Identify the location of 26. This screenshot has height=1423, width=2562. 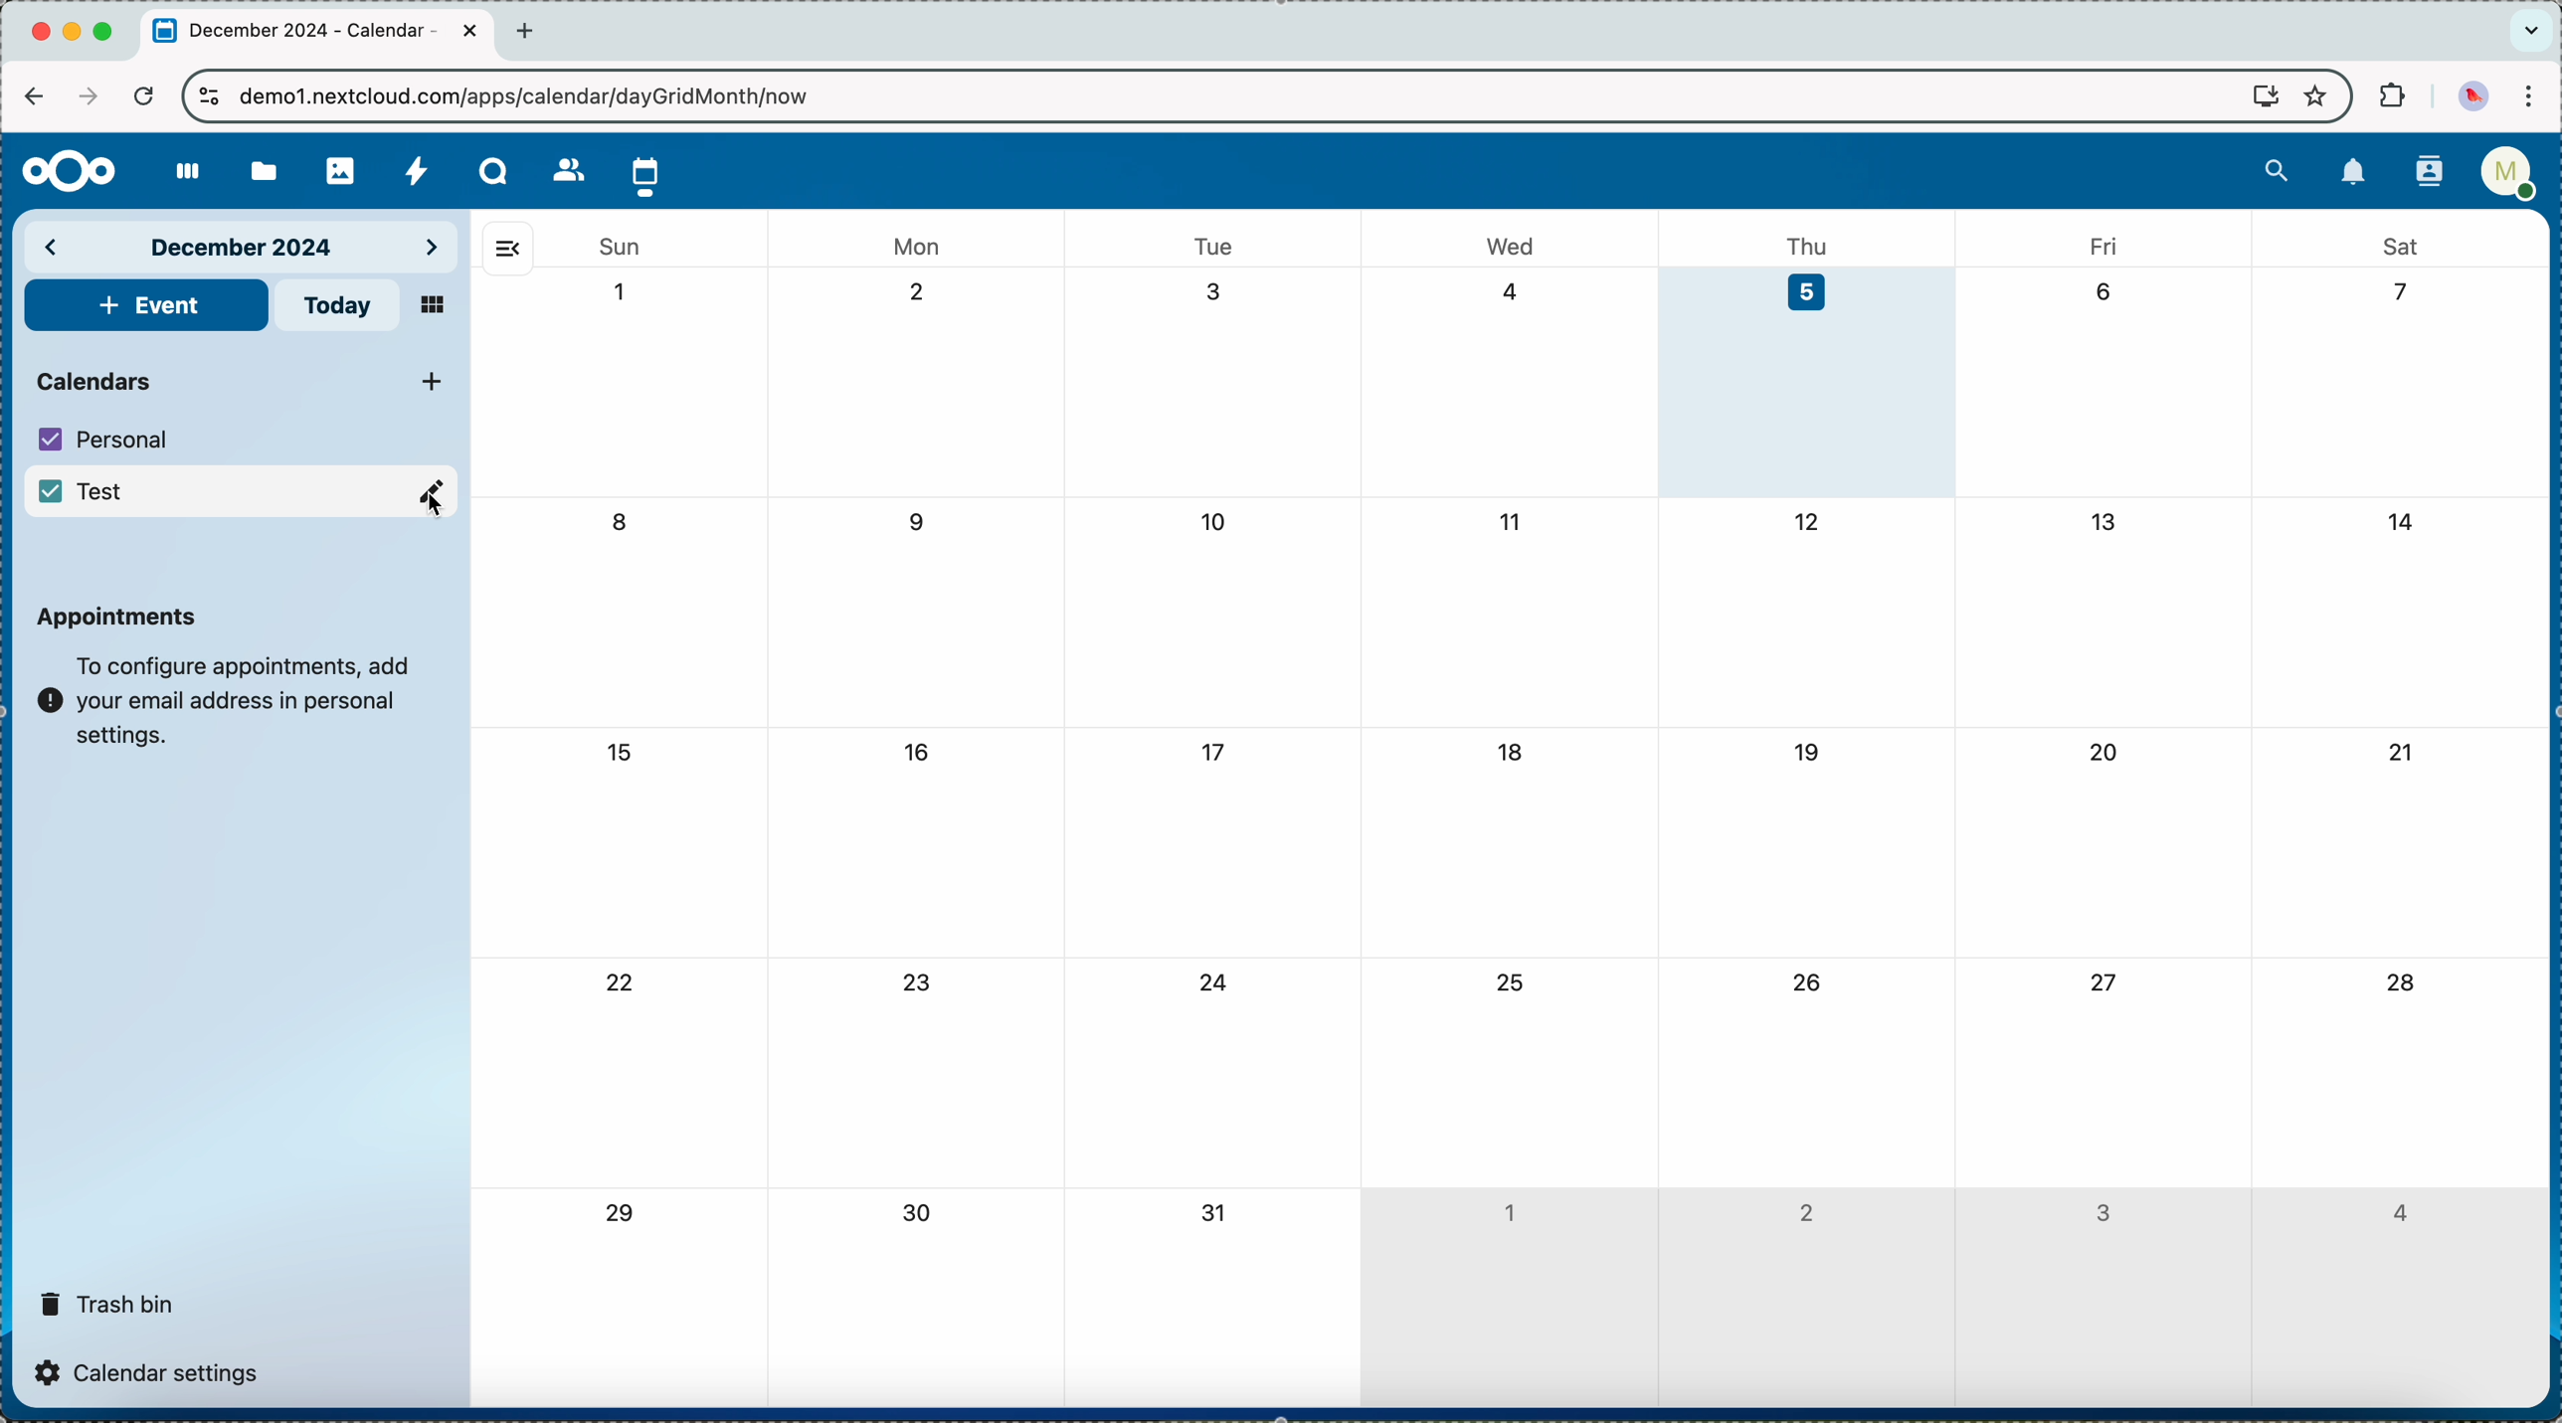
(1808, 980).